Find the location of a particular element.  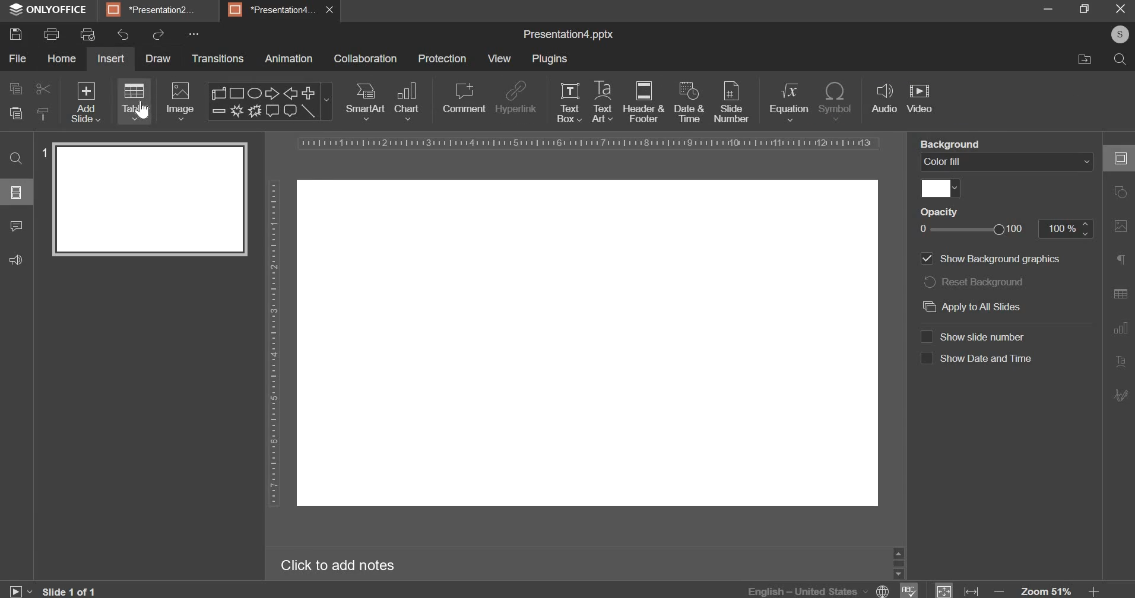

minimize is located at coordinates (1047, 8).